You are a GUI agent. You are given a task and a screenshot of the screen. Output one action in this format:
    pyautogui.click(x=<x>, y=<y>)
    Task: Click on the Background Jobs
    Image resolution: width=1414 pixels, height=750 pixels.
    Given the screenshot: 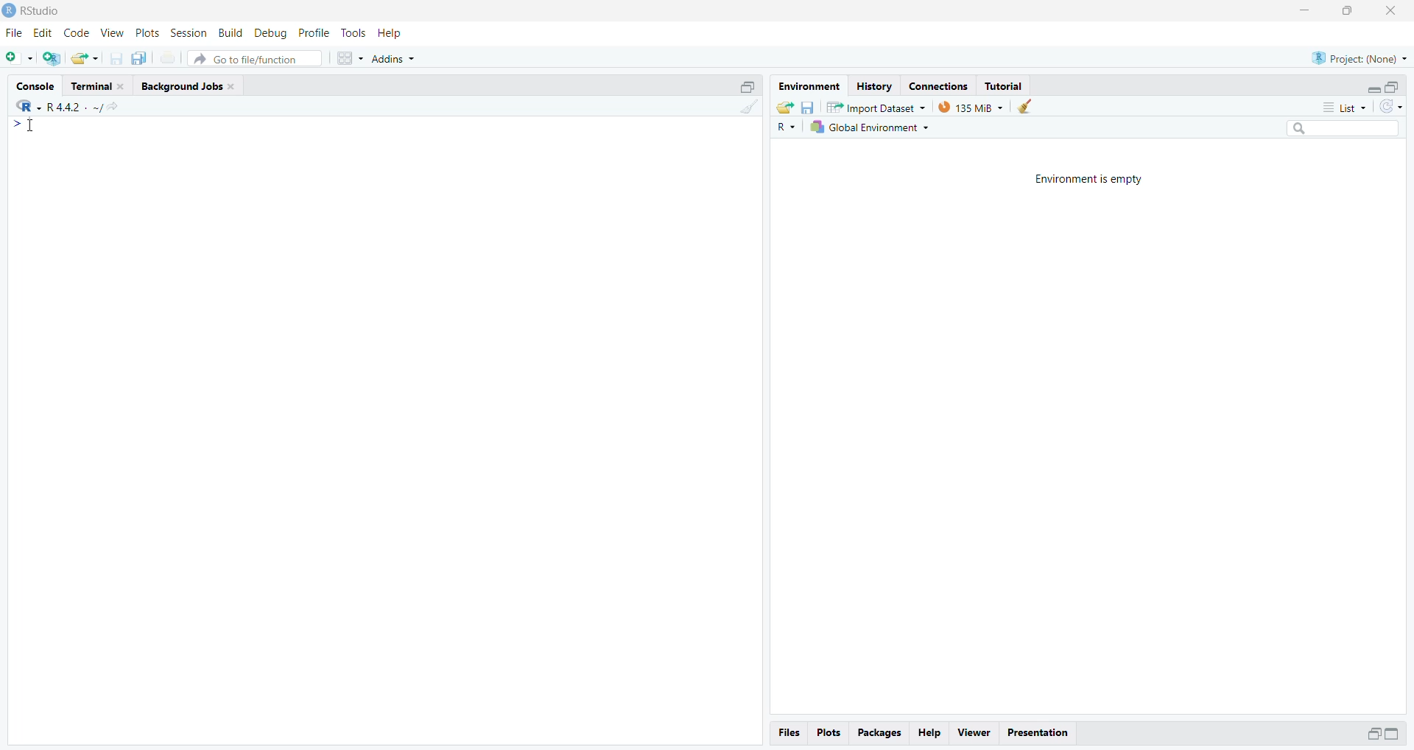 What is the action you would take?
    pyautogui.click(x=191, y=86)
    